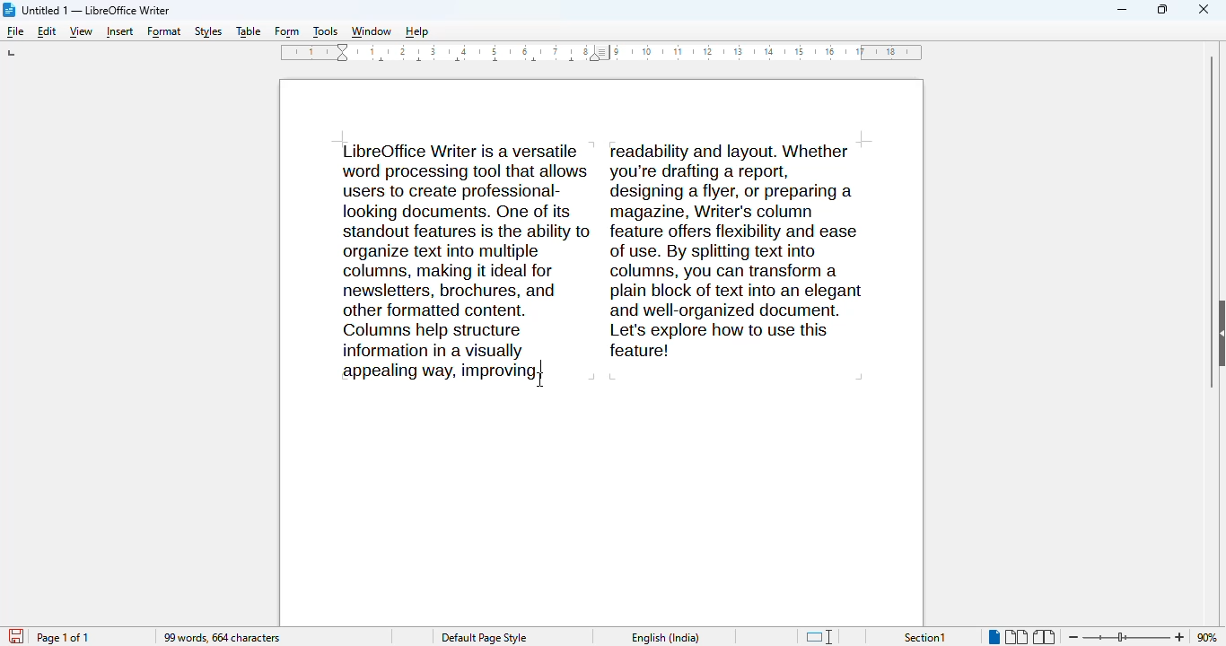 Image resolution: width=1226 pixels, height=646 pixels. Describe the element at coordinates (1123, 10) in the screenshot. I see `minimize` at that location.